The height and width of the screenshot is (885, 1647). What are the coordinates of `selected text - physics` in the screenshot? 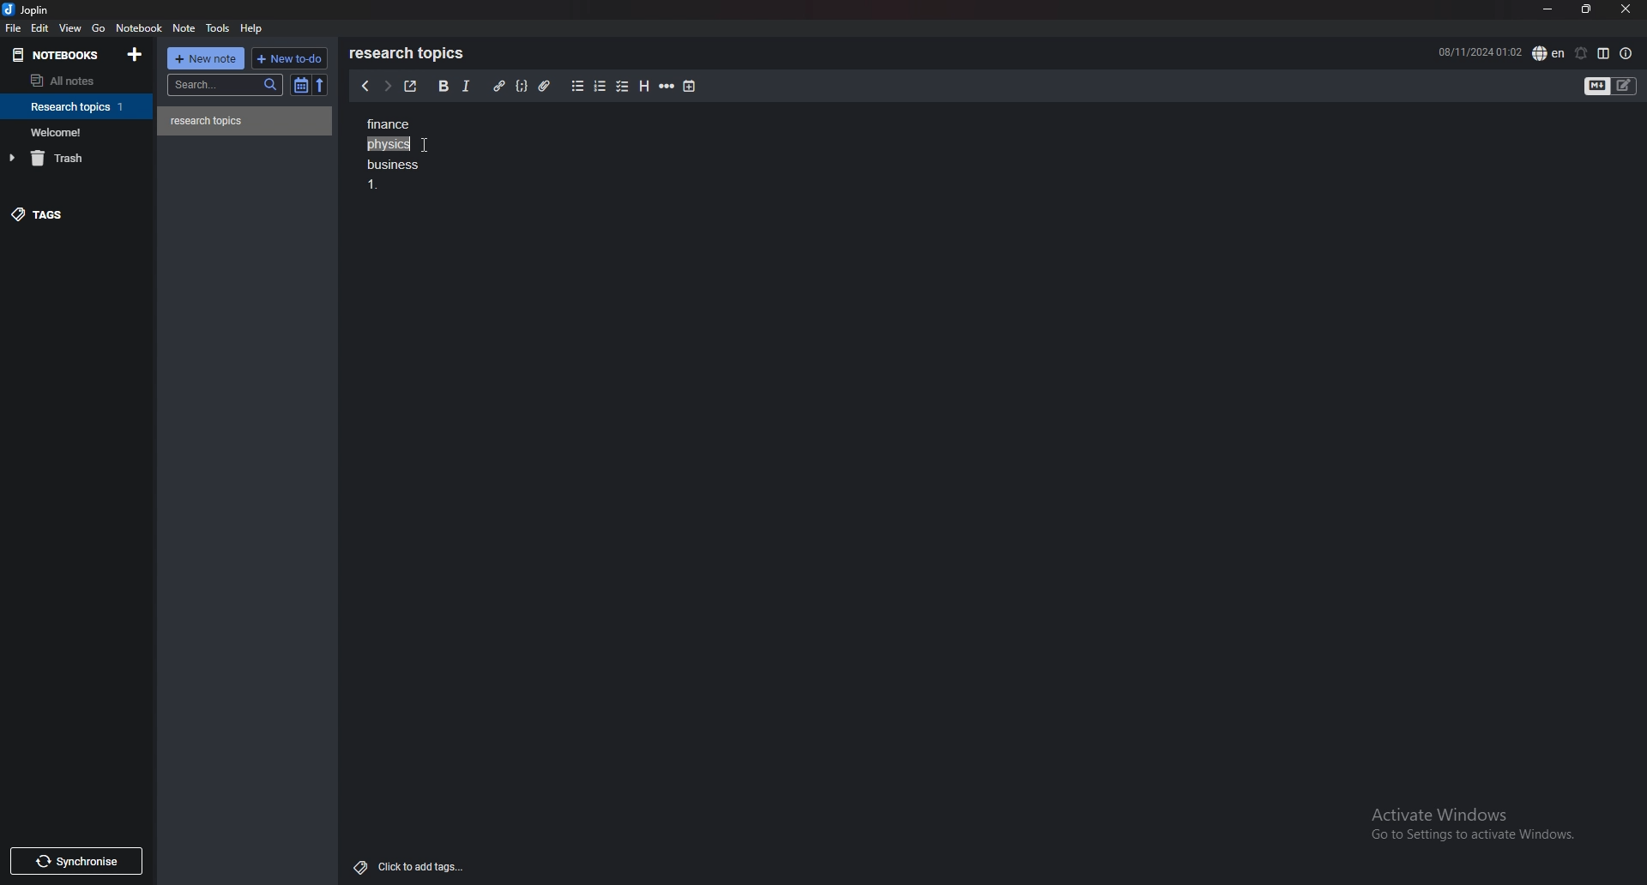 It's located at (400, 144).